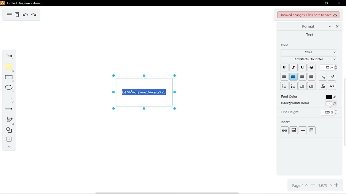 The height and width of the screenshot is (194, 346). I want to click on numbered list, so click(284, 86).